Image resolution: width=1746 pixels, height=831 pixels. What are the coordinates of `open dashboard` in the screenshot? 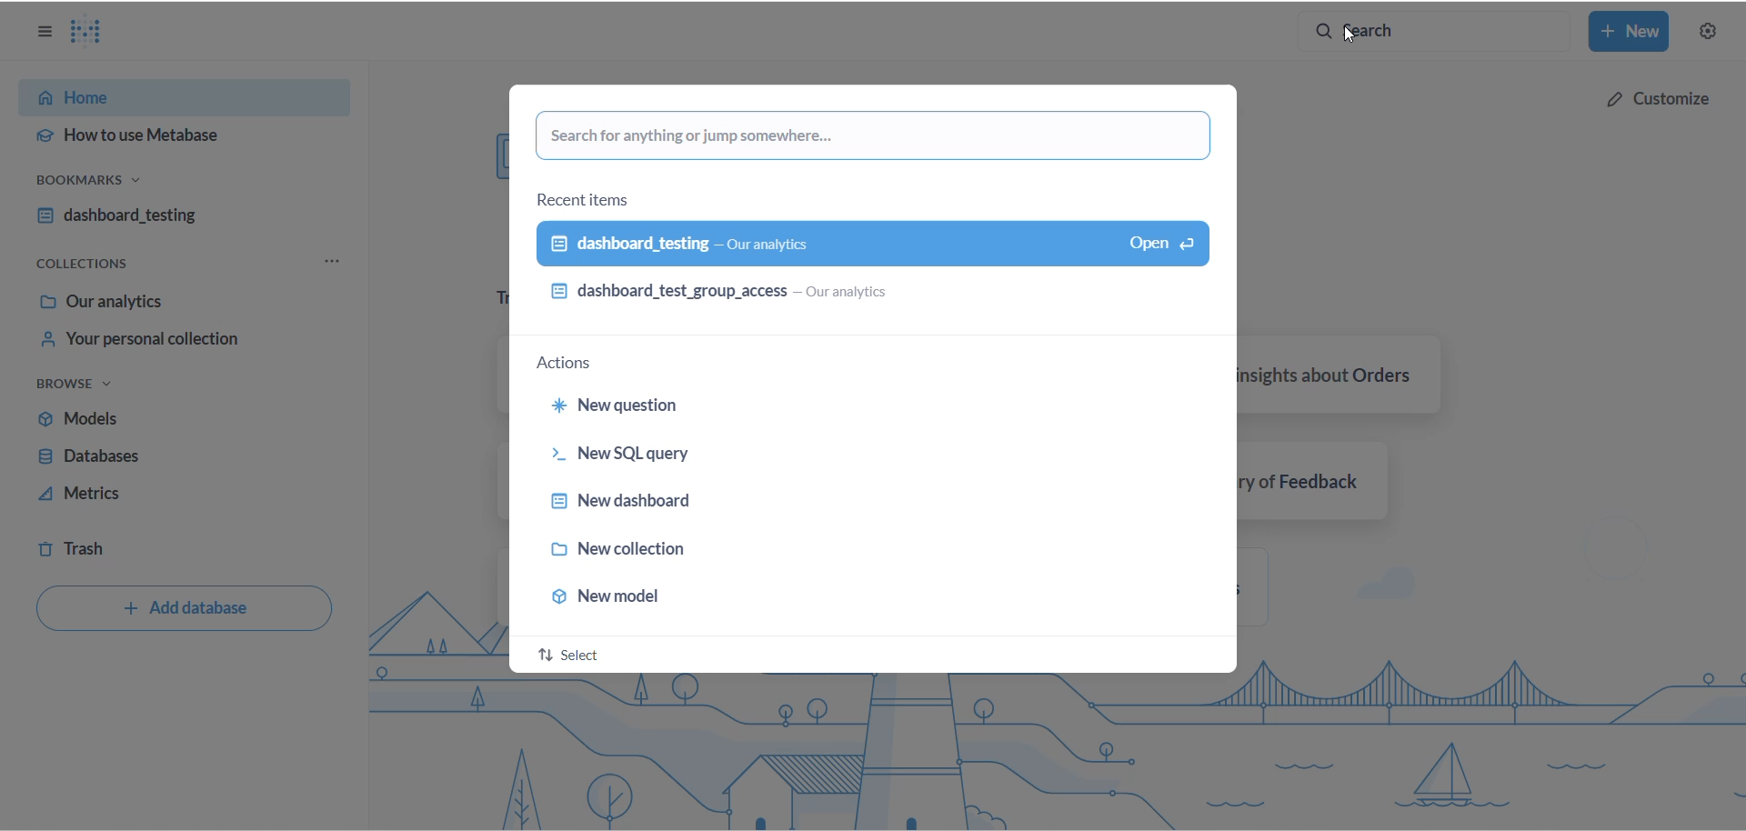 It's located at (1155, 240).